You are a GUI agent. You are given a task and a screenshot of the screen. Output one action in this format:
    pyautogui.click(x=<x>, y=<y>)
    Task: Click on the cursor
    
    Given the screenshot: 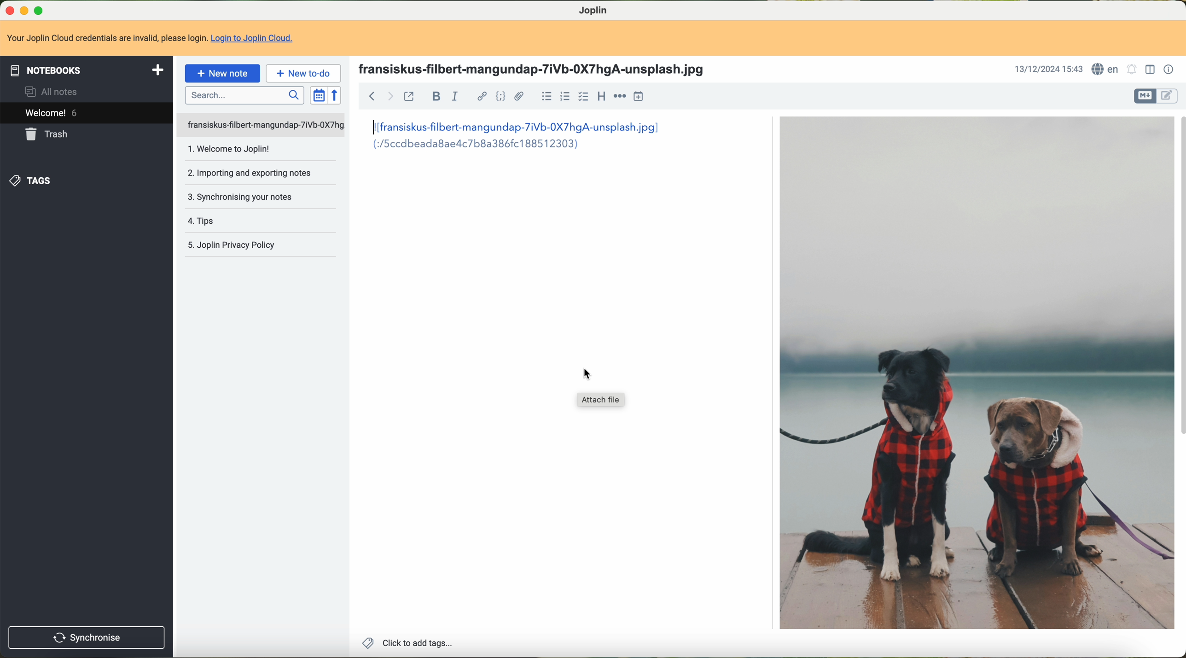 What is the action you would take?
    pyautogui.click(x=585, y=374)
    